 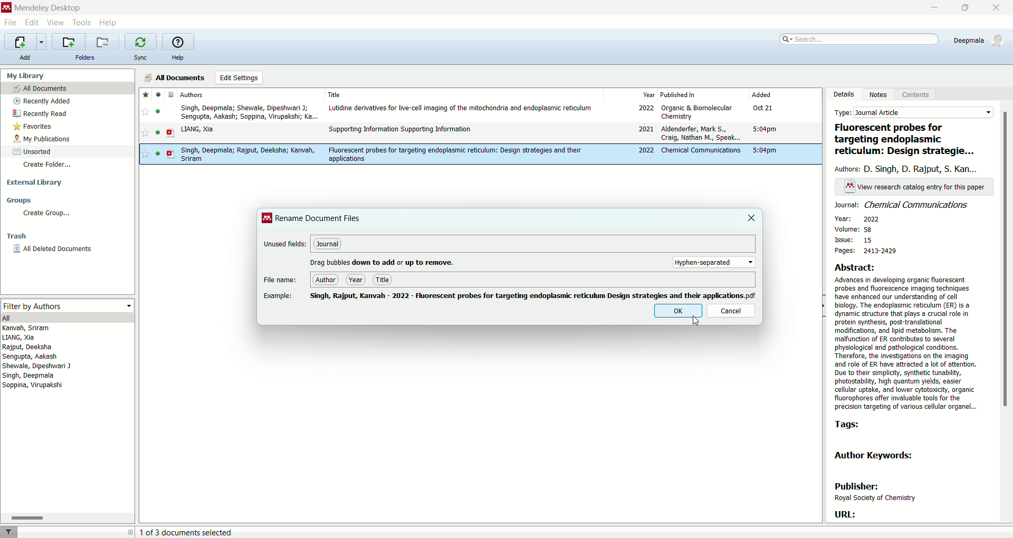 What do you see at coordinates (157, 94) in the screenshot?
I see `read/unread` at bounding box center [157, 94].